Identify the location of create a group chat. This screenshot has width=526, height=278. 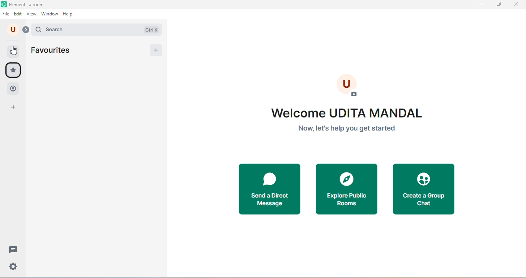
(424, 191).